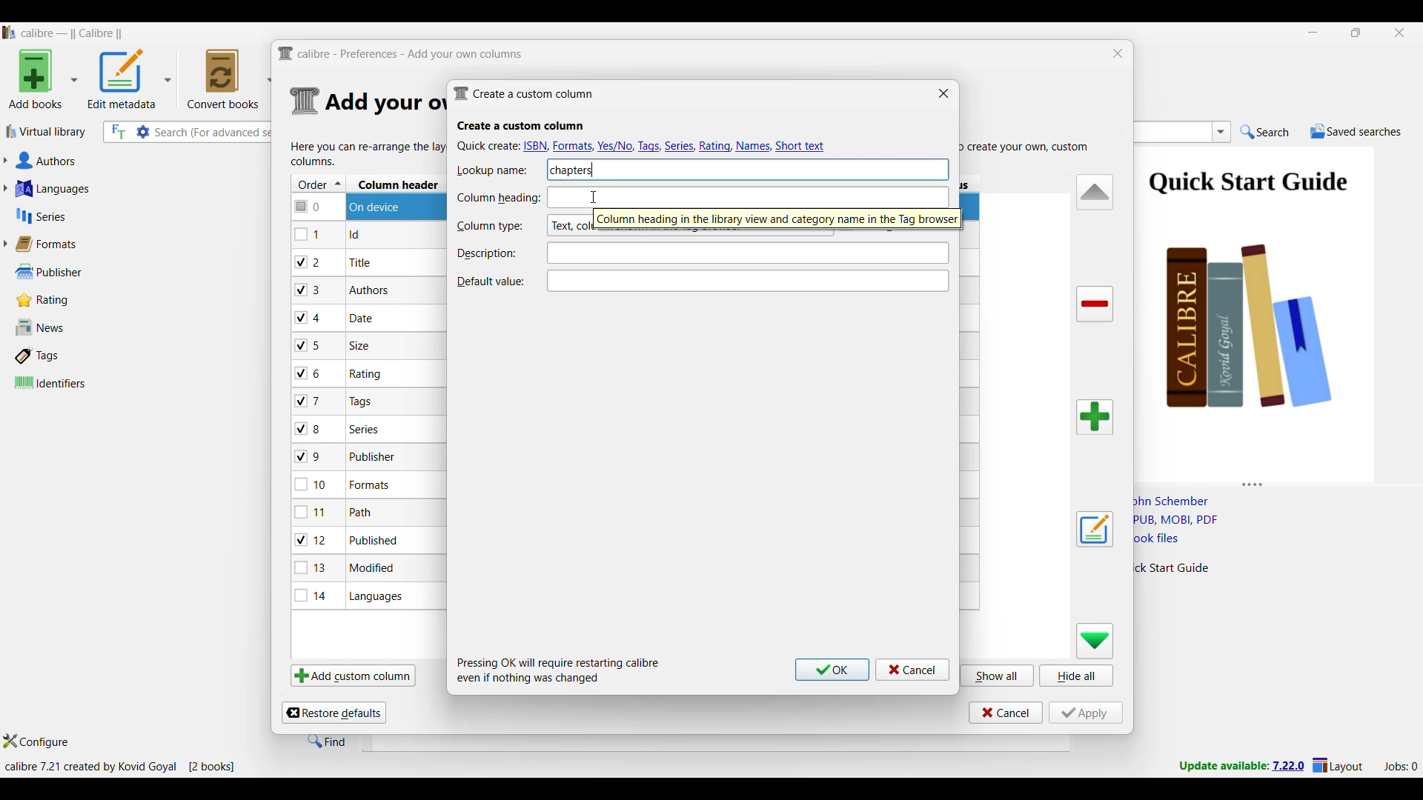 Image resolution: width=1423 pixels, height=800 pixels. I want to click on Column type options, so click(567, 225).